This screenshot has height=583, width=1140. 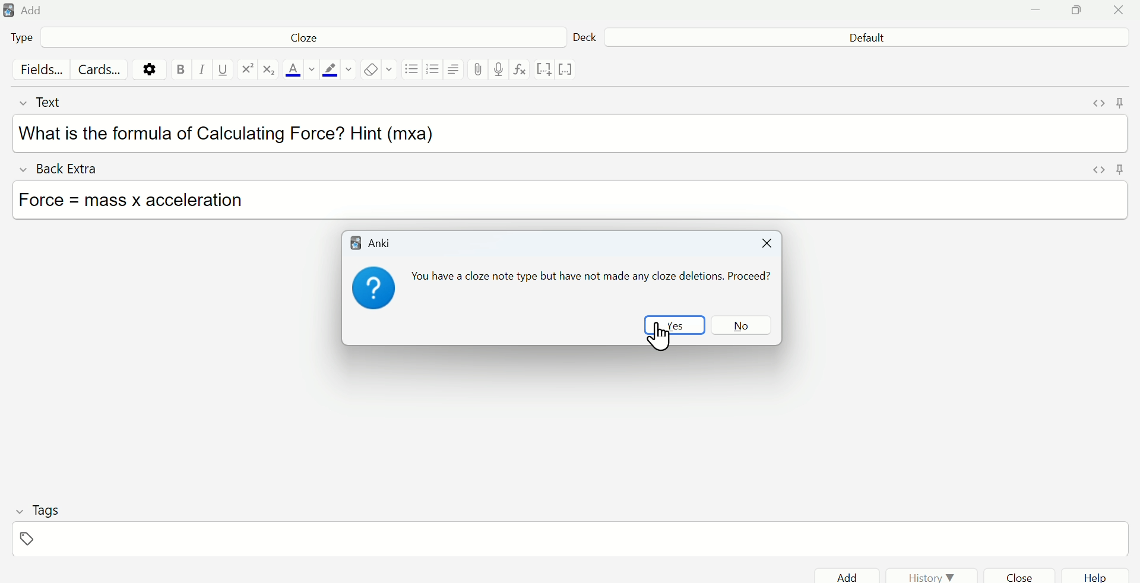 I want to click on Text, so click(x=54, y=102).